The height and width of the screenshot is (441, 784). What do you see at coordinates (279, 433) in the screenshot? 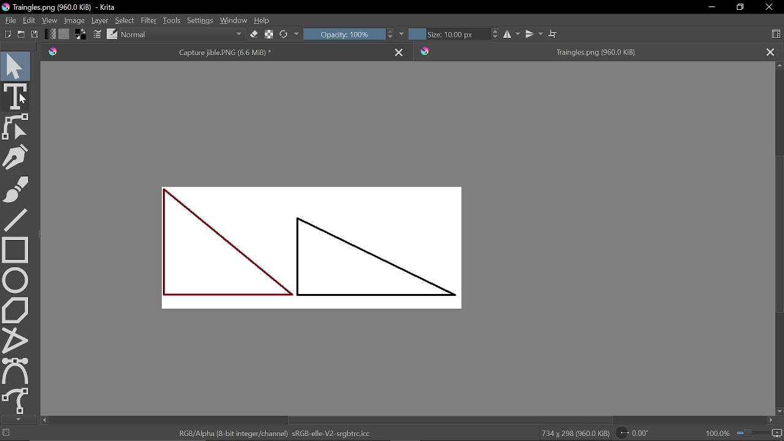
I see `RGB/Alpha (8 - bit integer/channel) sRGB` at bounding box center [279, 433].